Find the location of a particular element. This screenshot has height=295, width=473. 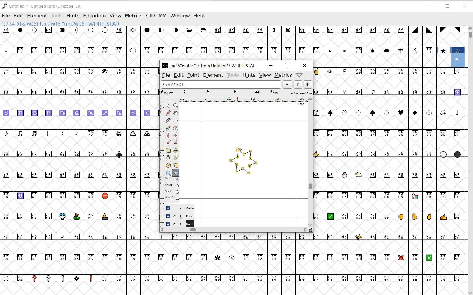

ENCODING is located at coordinates (94, 16).